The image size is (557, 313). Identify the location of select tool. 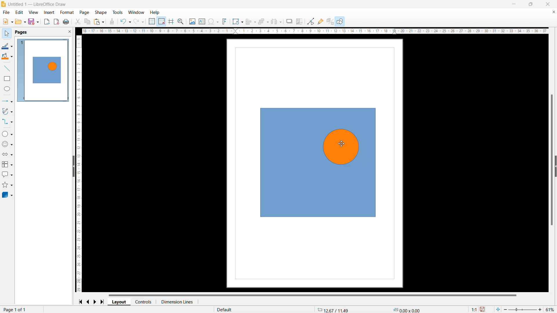
(6, 33).